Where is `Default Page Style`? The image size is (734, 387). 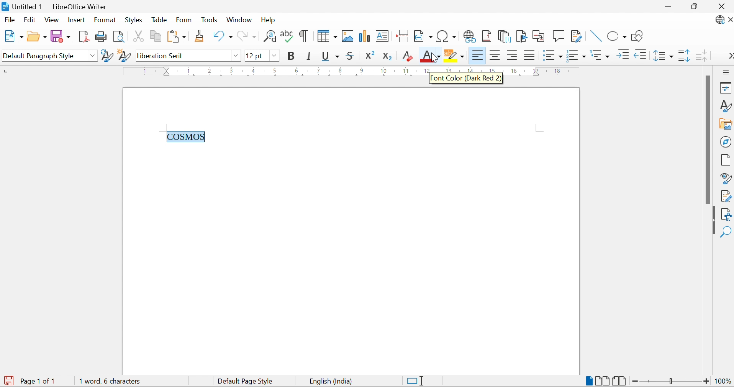 Default Page Style is located at coordinates (246, 381).